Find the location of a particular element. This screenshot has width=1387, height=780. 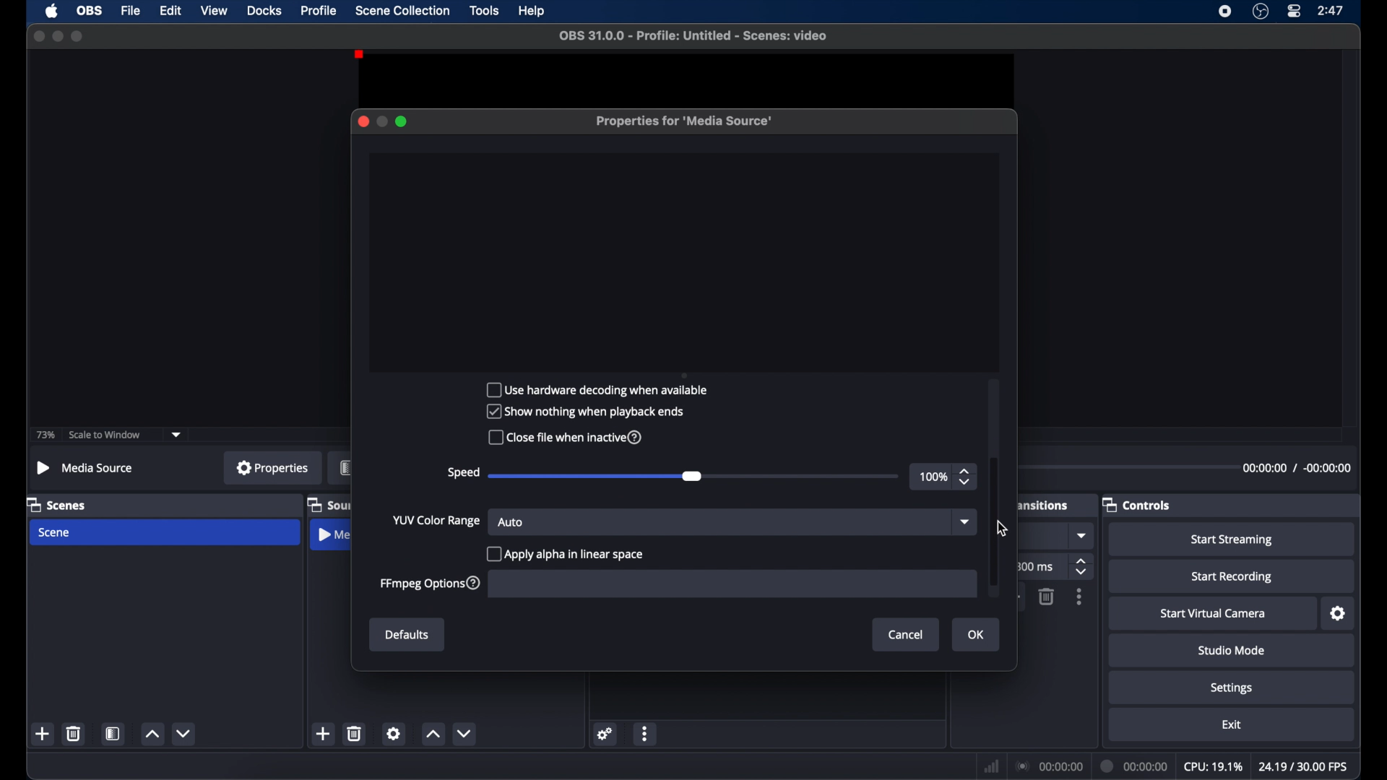

duration is located at coordinates (1135, 766).